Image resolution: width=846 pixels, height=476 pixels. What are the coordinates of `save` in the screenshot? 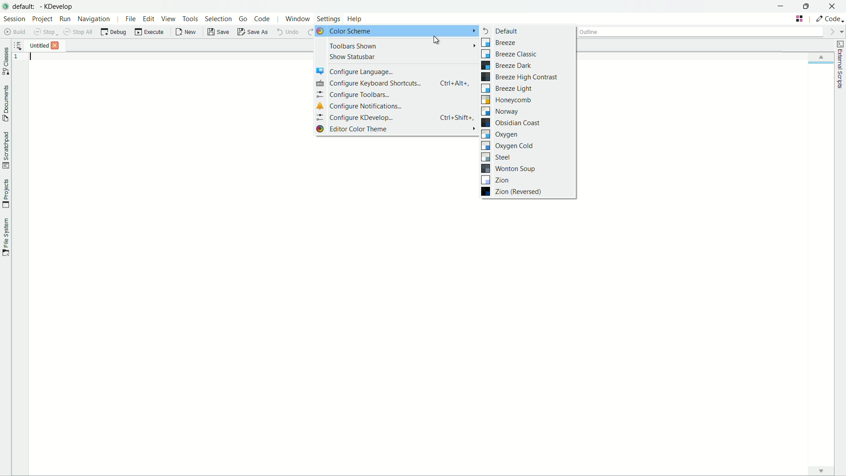 It's located at (218, 33).